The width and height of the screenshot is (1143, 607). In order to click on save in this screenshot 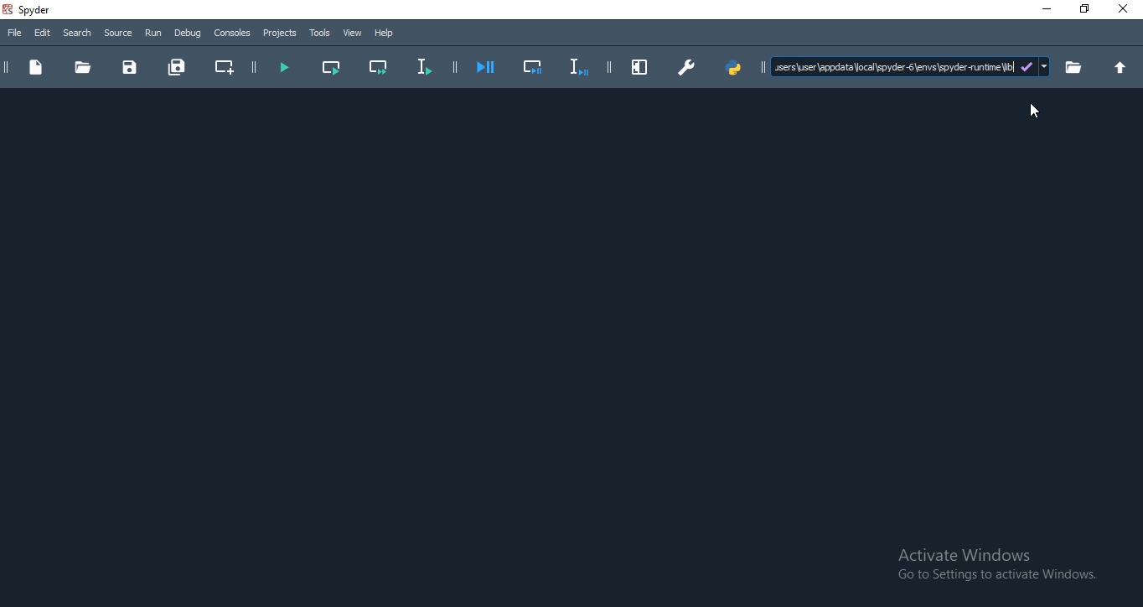, I will do `click(131, 68)`.